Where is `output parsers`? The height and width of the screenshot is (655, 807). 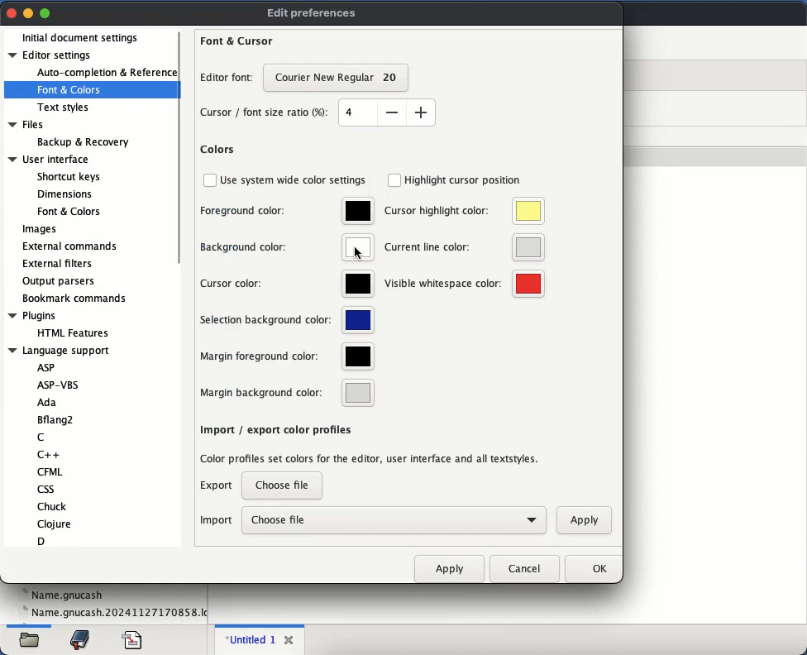
output parsers is located at coordinates (61, 282).